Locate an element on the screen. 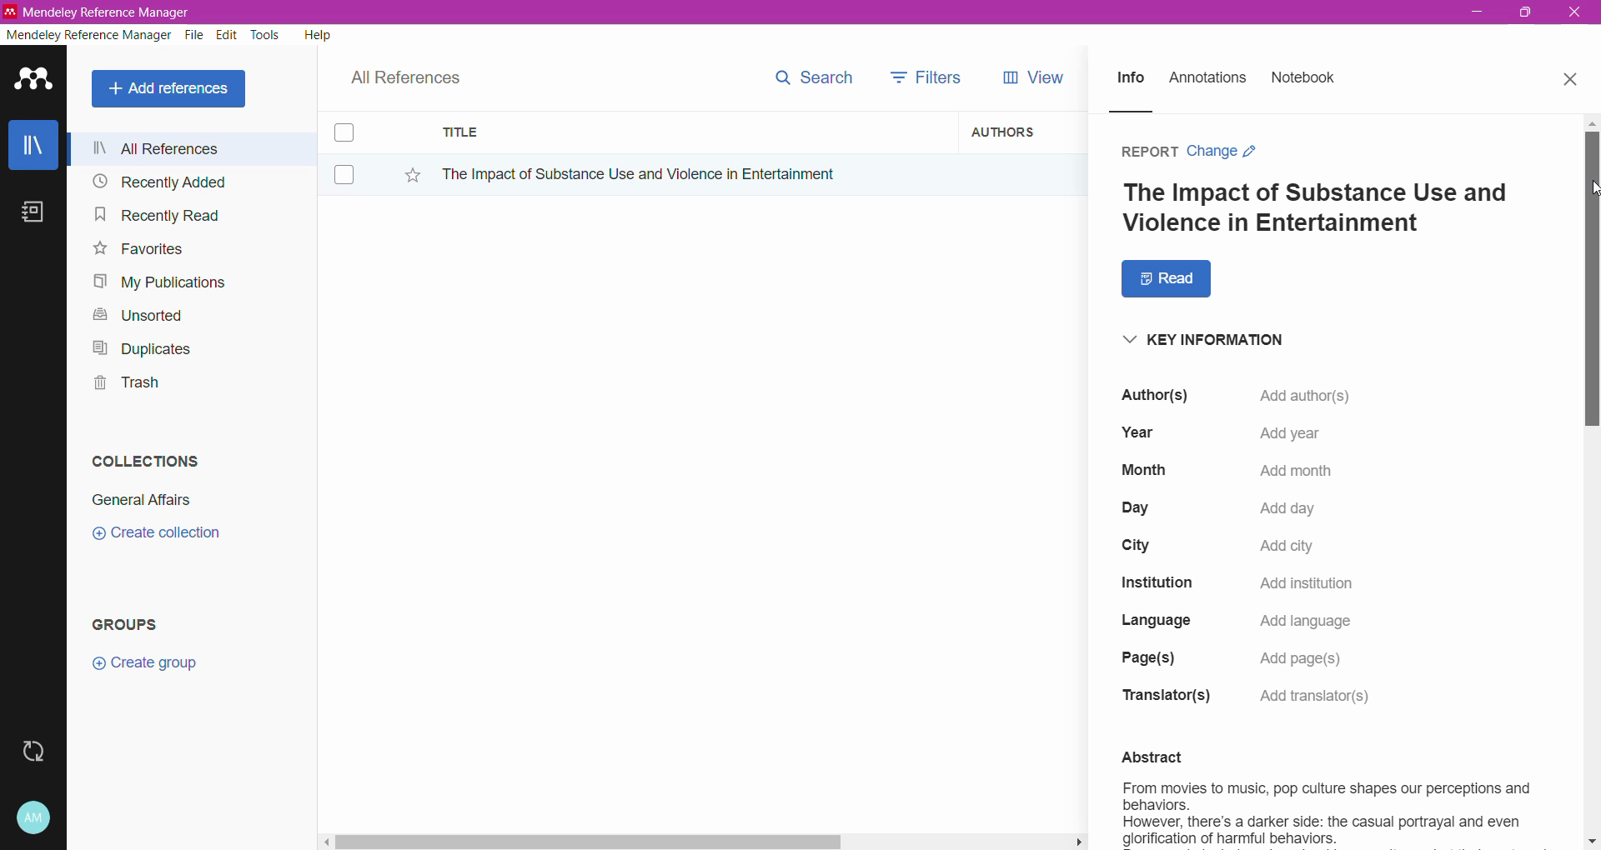 This screenshot has height=850, width=1601. All References is located at coordinates (196, 148).